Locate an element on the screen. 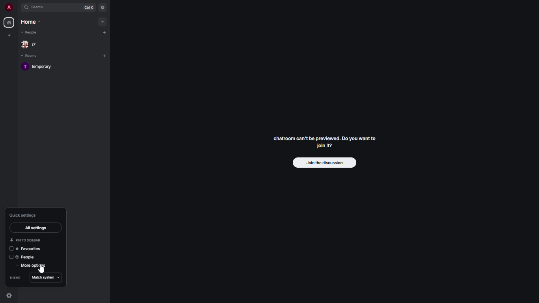 This screenshot has width=539, height=303. profile is located at coordinates (9, 7).